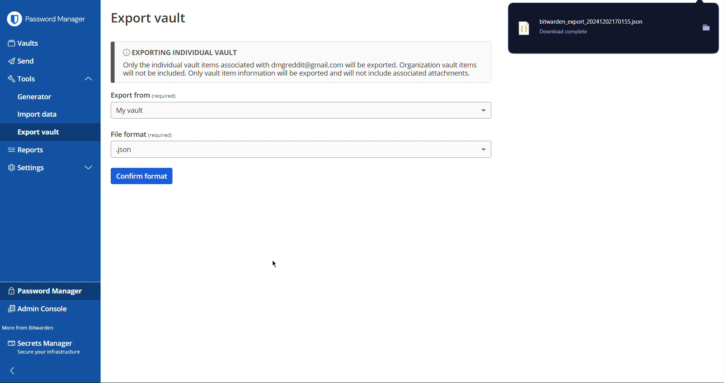 This screenshot has height=383, width=724. I want to click on Import data, so click(50, 115).